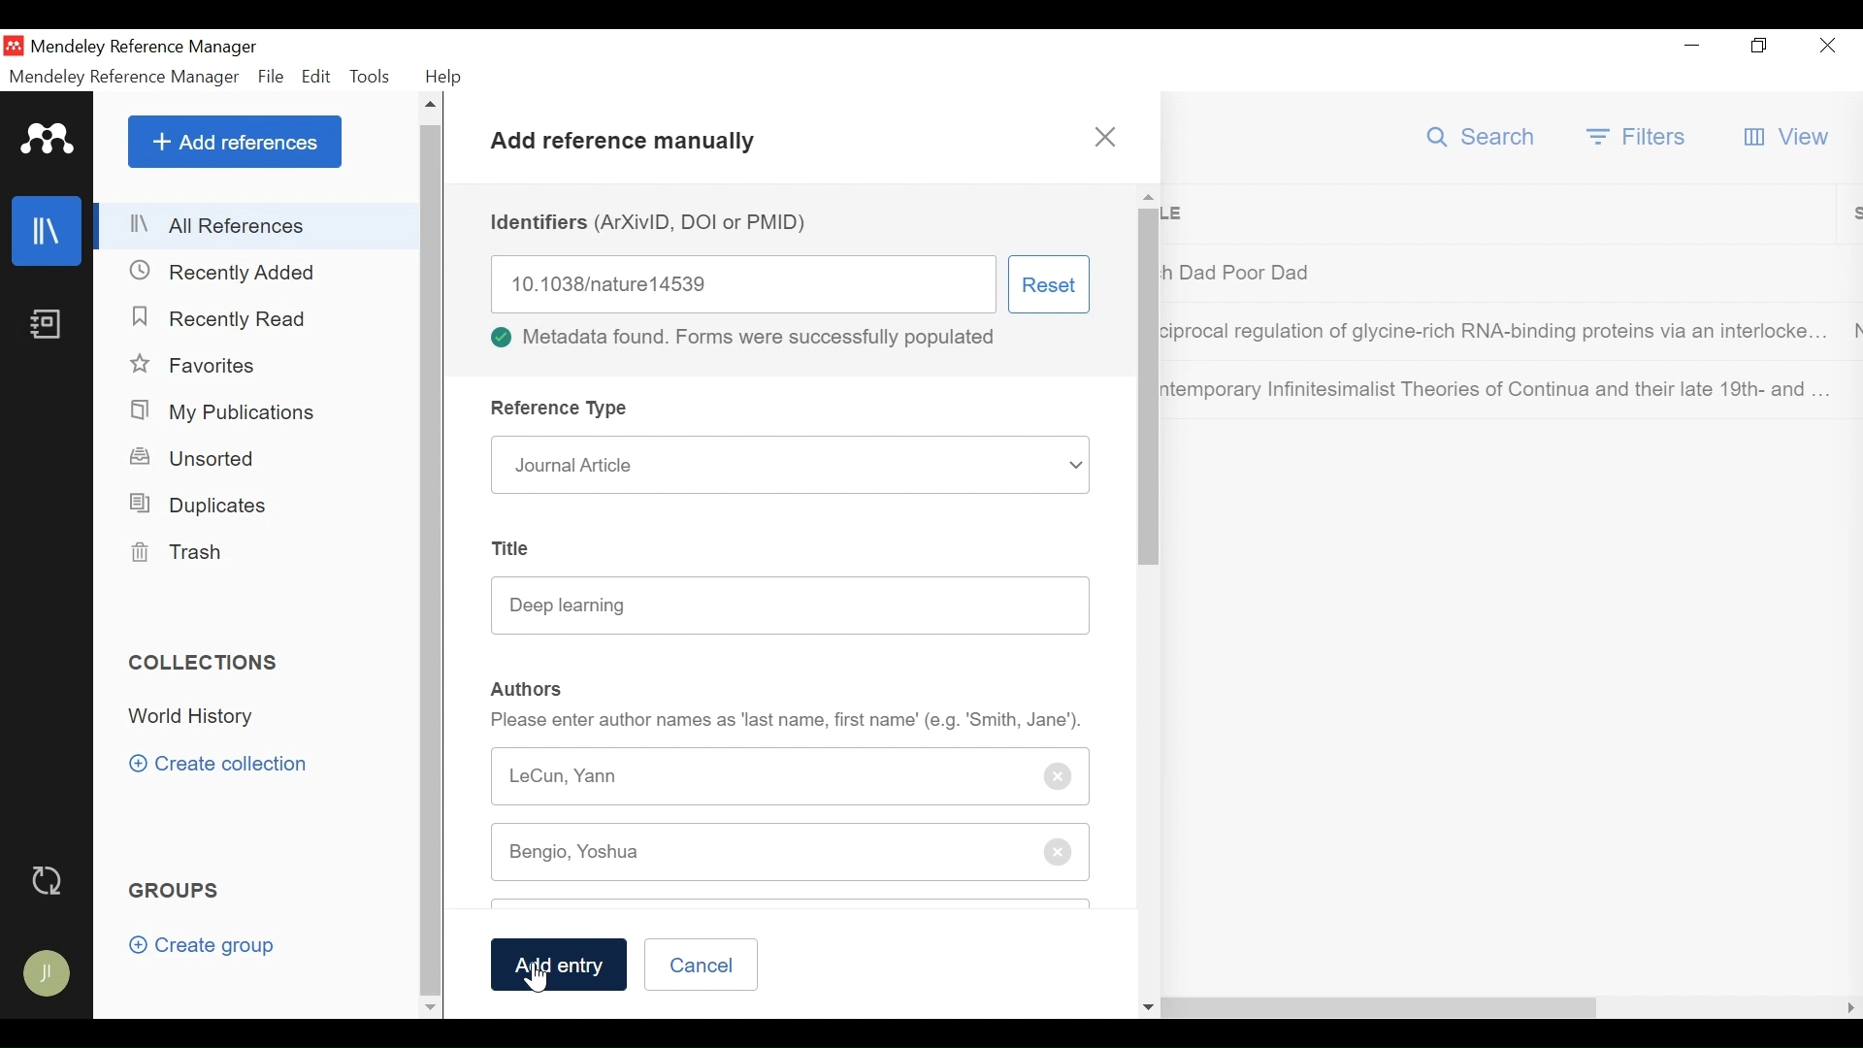 Image resolution: width=1863 pixels, height=1048 pixels. Describe the element at coordinates (218, 765) in the screenshot. I see `Create Collection` at that location.